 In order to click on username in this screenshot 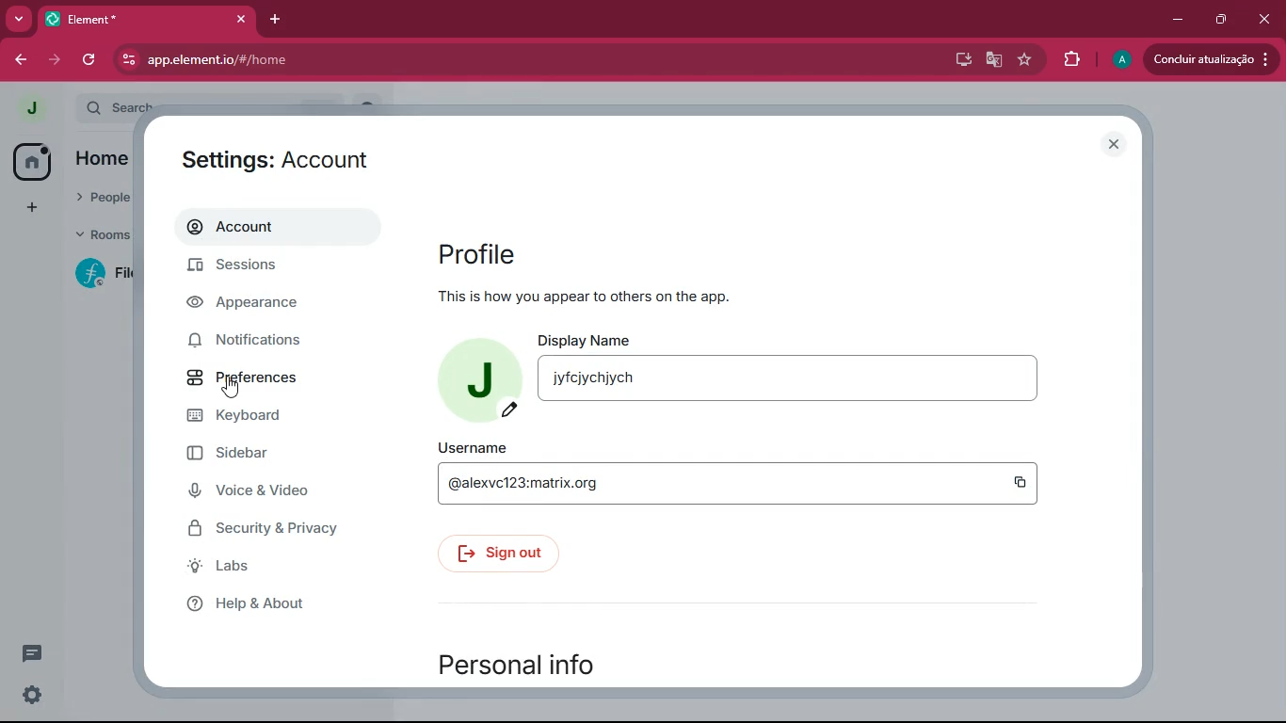, I will do `click(476, 447)`.